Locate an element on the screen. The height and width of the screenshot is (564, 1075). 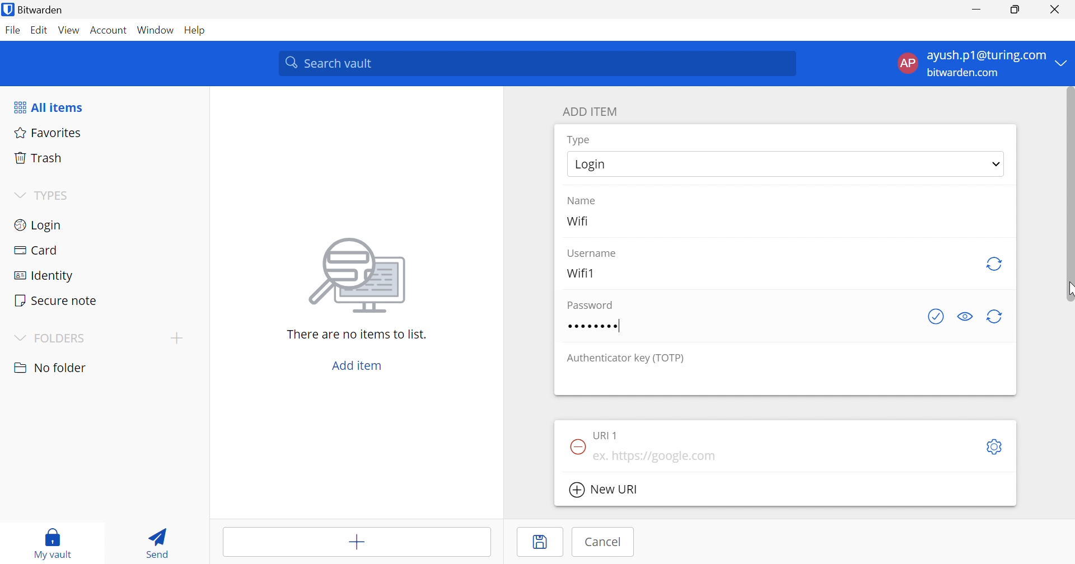
Username is located at coordinates (593, 254).